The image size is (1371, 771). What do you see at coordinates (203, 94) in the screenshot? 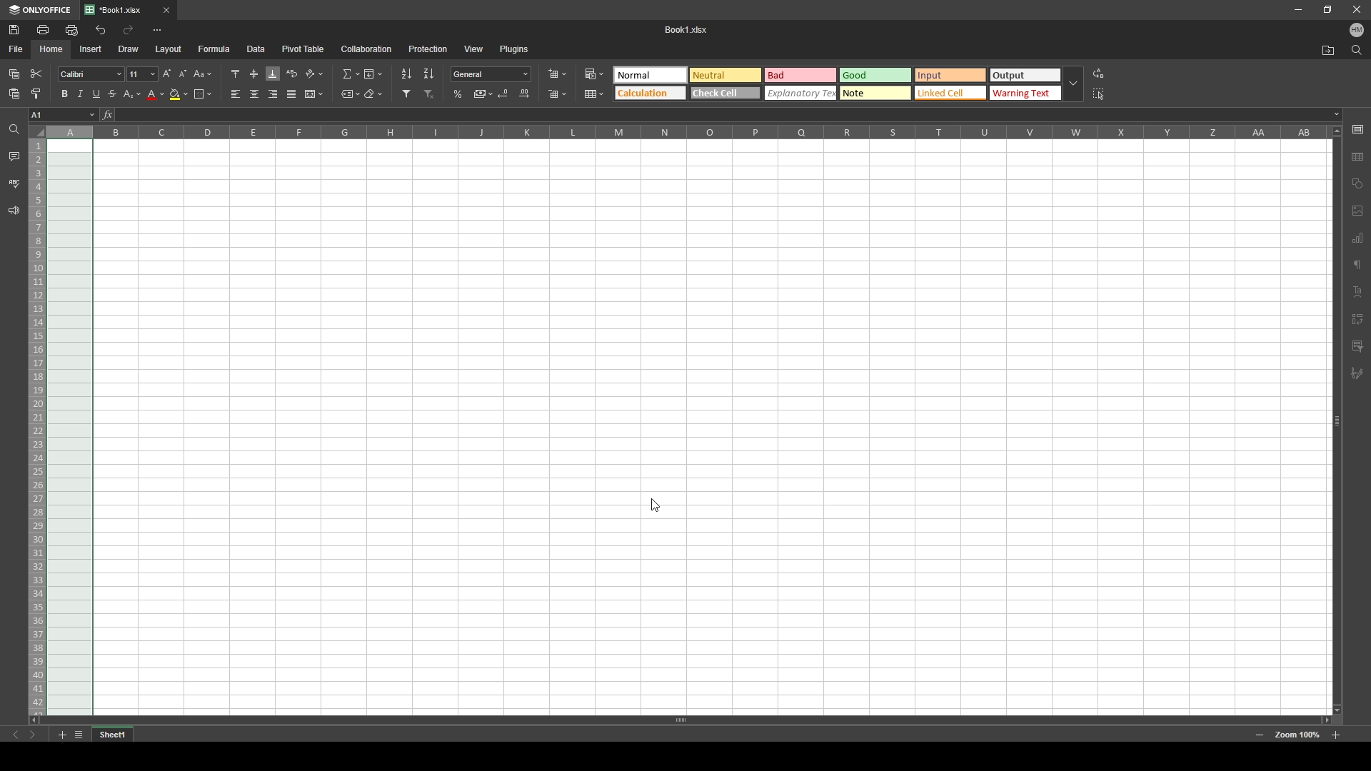
I see `borders` at bounding box center [203, 94].